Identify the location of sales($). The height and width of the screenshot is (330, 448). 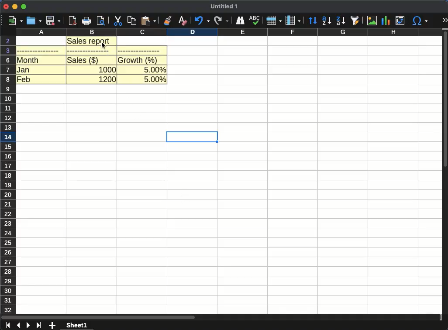
(83, 60).